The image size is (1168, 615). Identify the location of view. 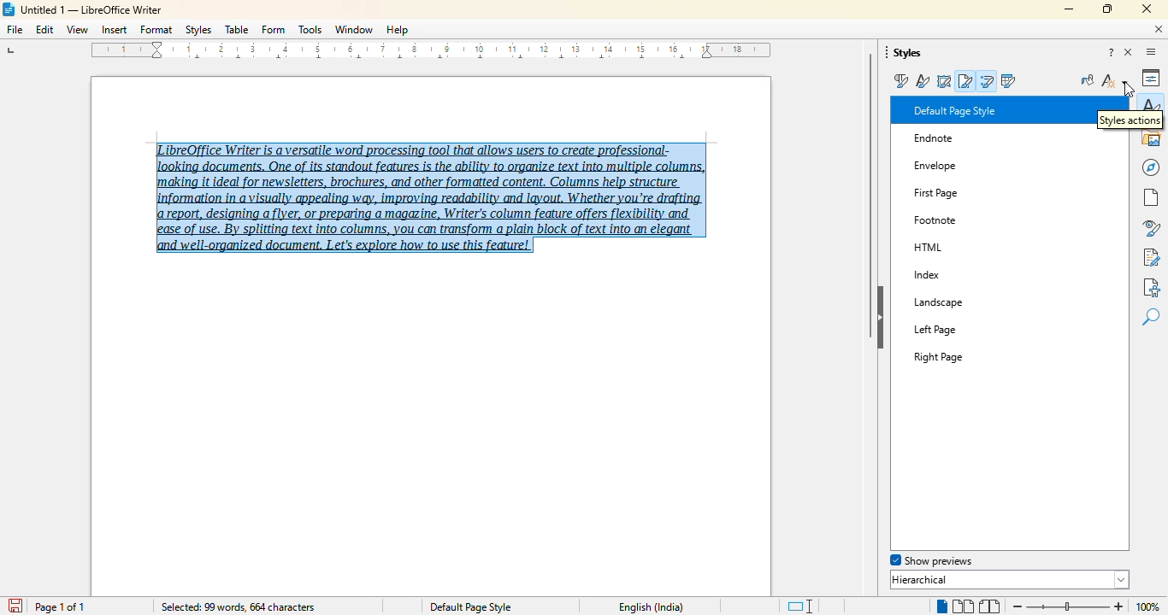
(77, 29).